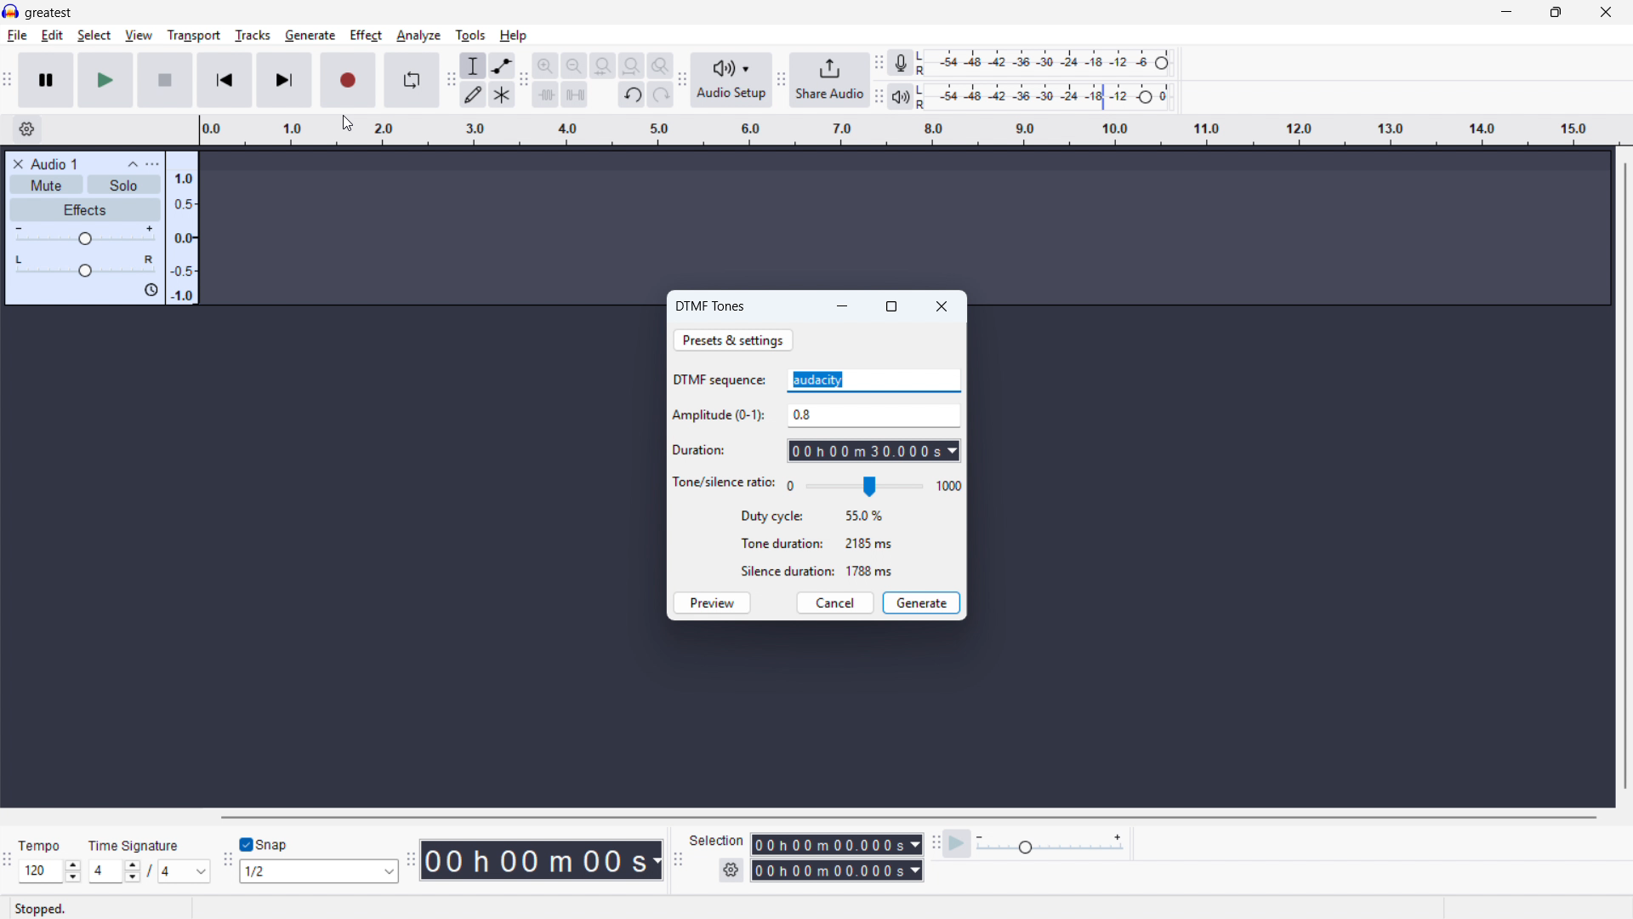  What do you see at coordinates (545, 65) in the screenshot?
I see `zoom in` at bounding box center [545, 65].